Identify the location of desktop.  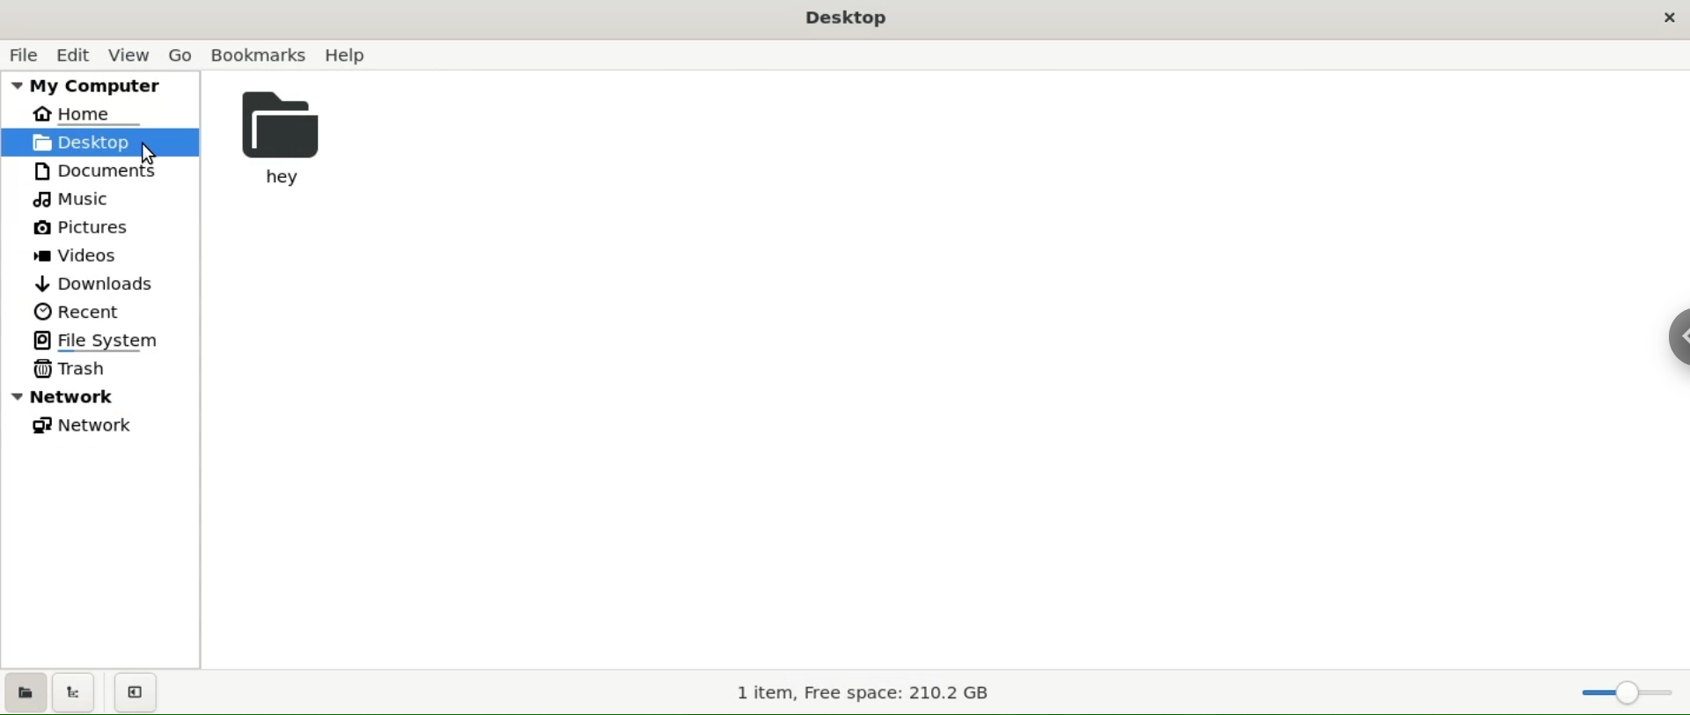
(99, 142).